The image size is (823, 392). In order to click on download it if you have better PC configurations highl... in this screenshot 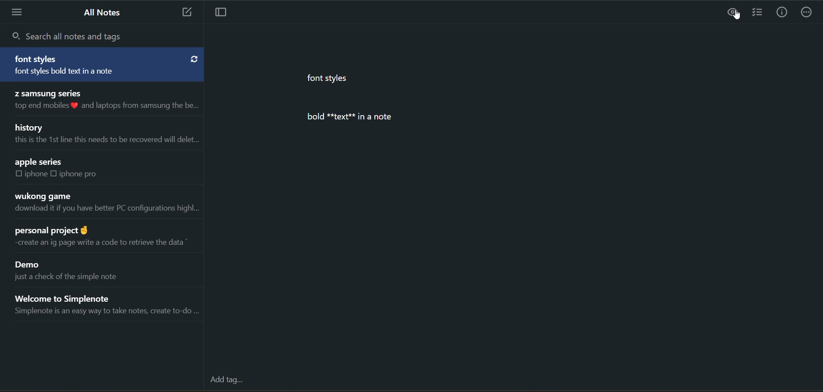, I will do `click(106, 210)`.